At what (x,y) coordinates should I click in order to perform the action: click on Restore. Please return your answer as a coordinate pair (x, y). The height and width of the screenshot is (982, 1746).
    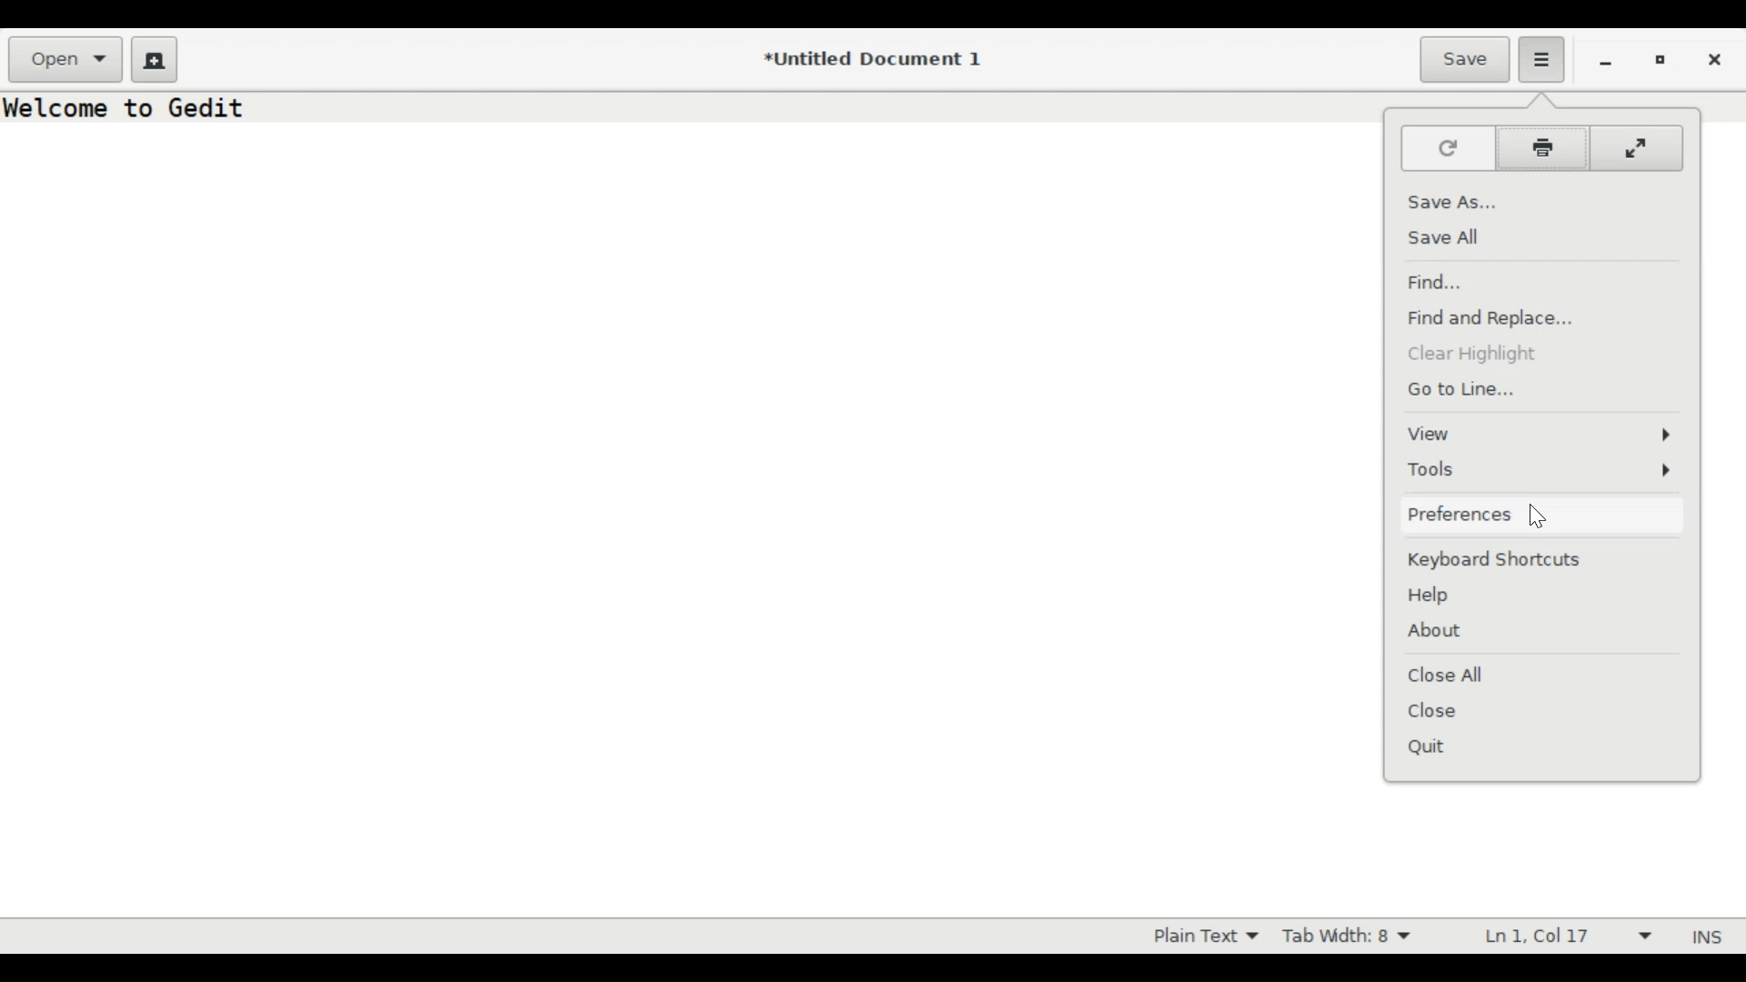
    Looking at the image, I should click on (1657, 58).